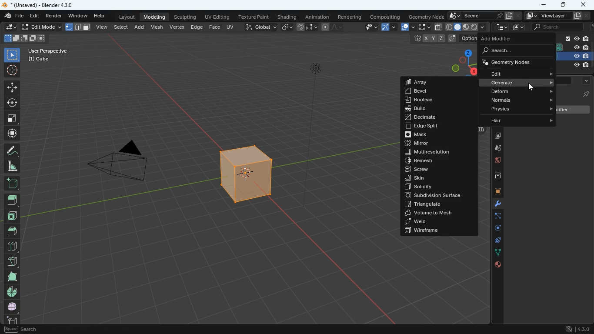 This screenshot has height=334, width=594. What do you see at coordinates (586, 81) in the screenshot?
I see `more` at bounding box center [586, 81].